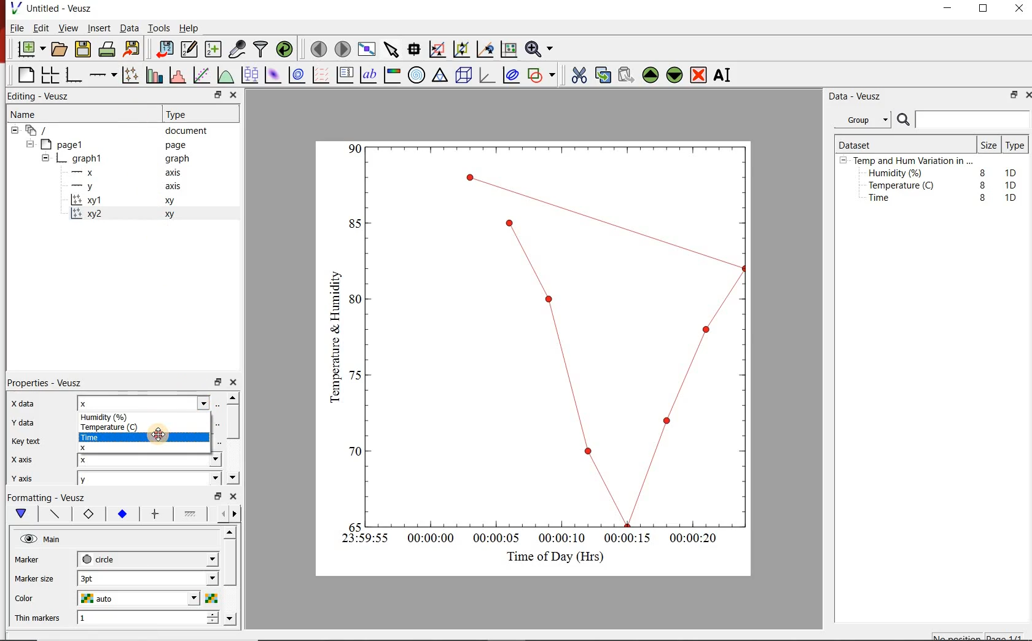 The image size is (1032, 641). What do you see at coordinates (904, 187) in the screenshot?
I see `Temperature (C)` at bounding box center [904, 187].